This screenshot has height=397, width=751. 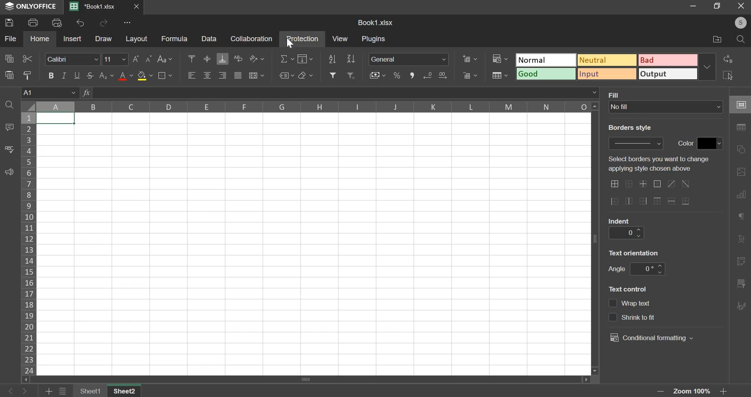 I want to click on feedback, so click(x=9, y=172).